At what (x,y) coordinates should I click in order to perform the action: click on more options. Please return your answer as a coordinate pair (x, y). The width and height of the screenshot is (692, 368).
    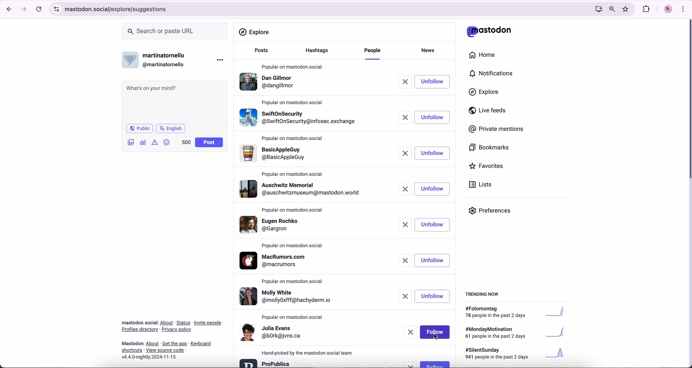
    Looking at the image, I should click on (221, 60).